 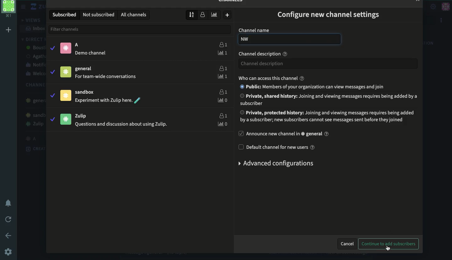 I want to click on Zulip, so click(x=84, y=116).